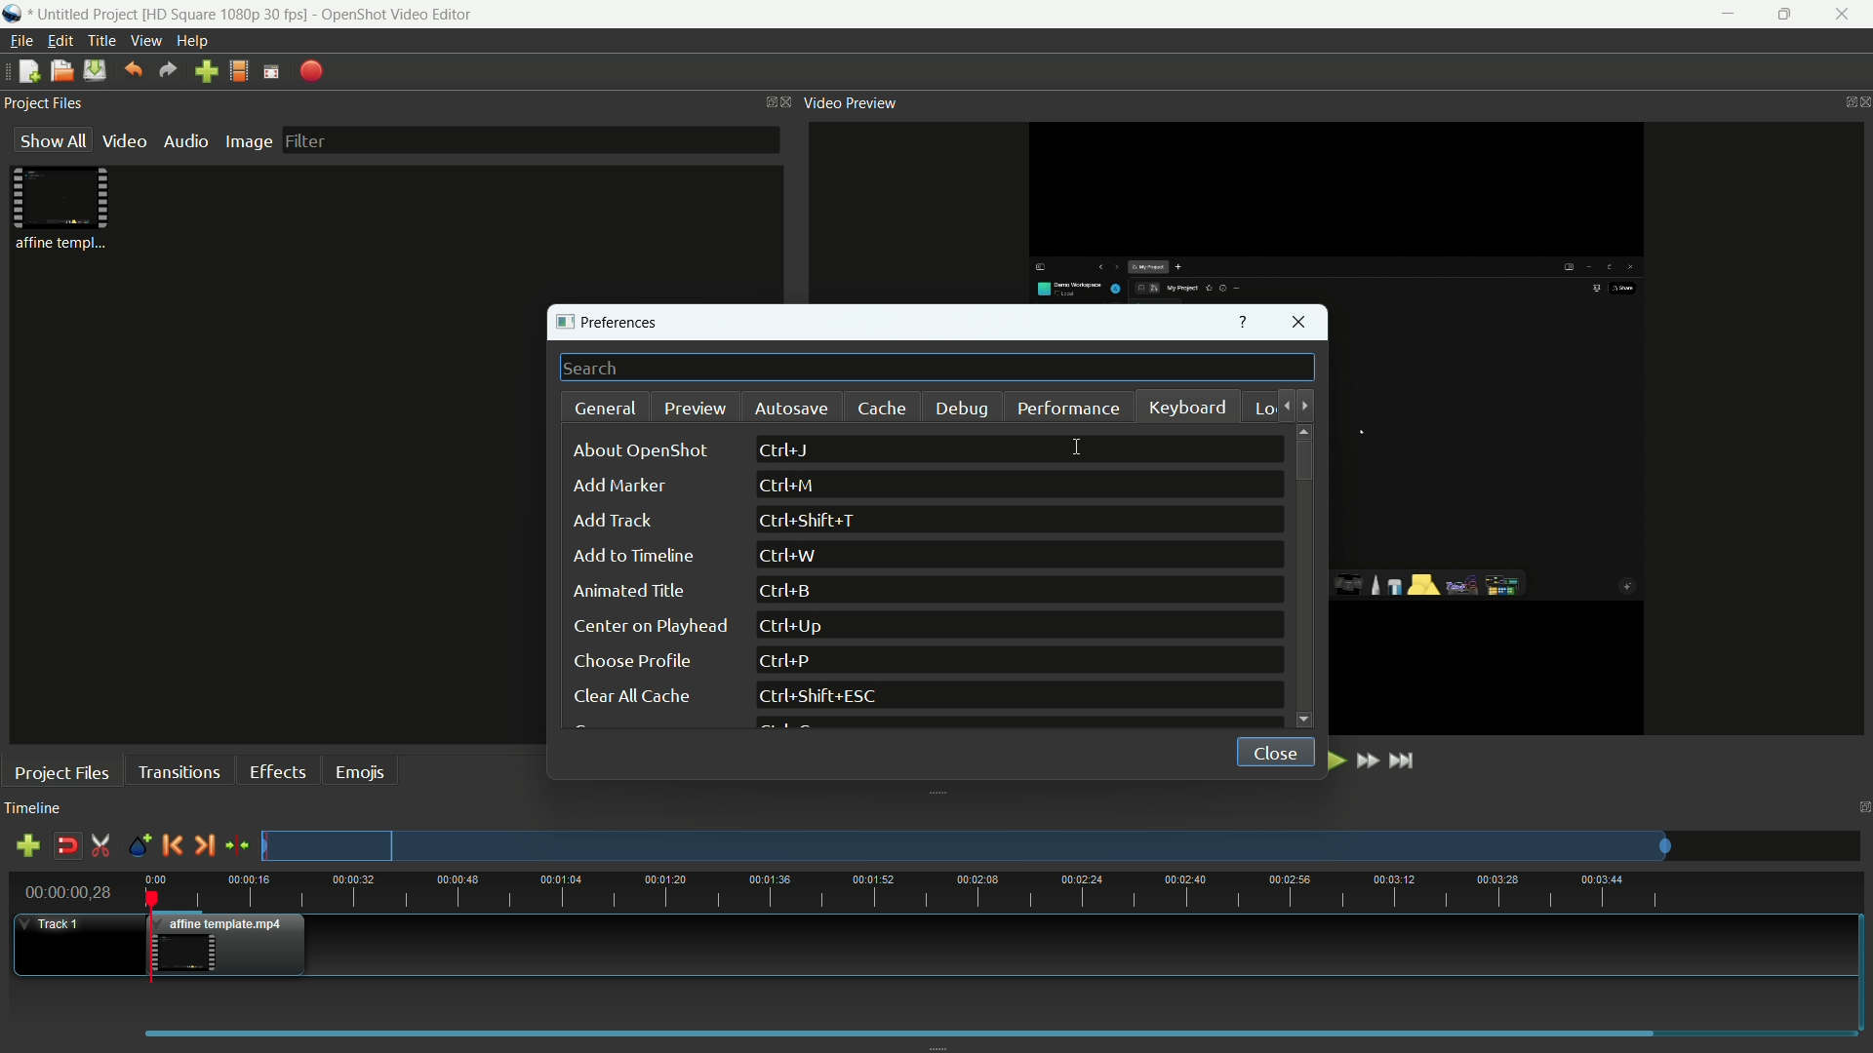 This screenshot has height=1053, width=1873. What do you see at coordinates (786, 450) in the screenshot?
I see `keyboard shortcut` at bounding box center [786, 450].